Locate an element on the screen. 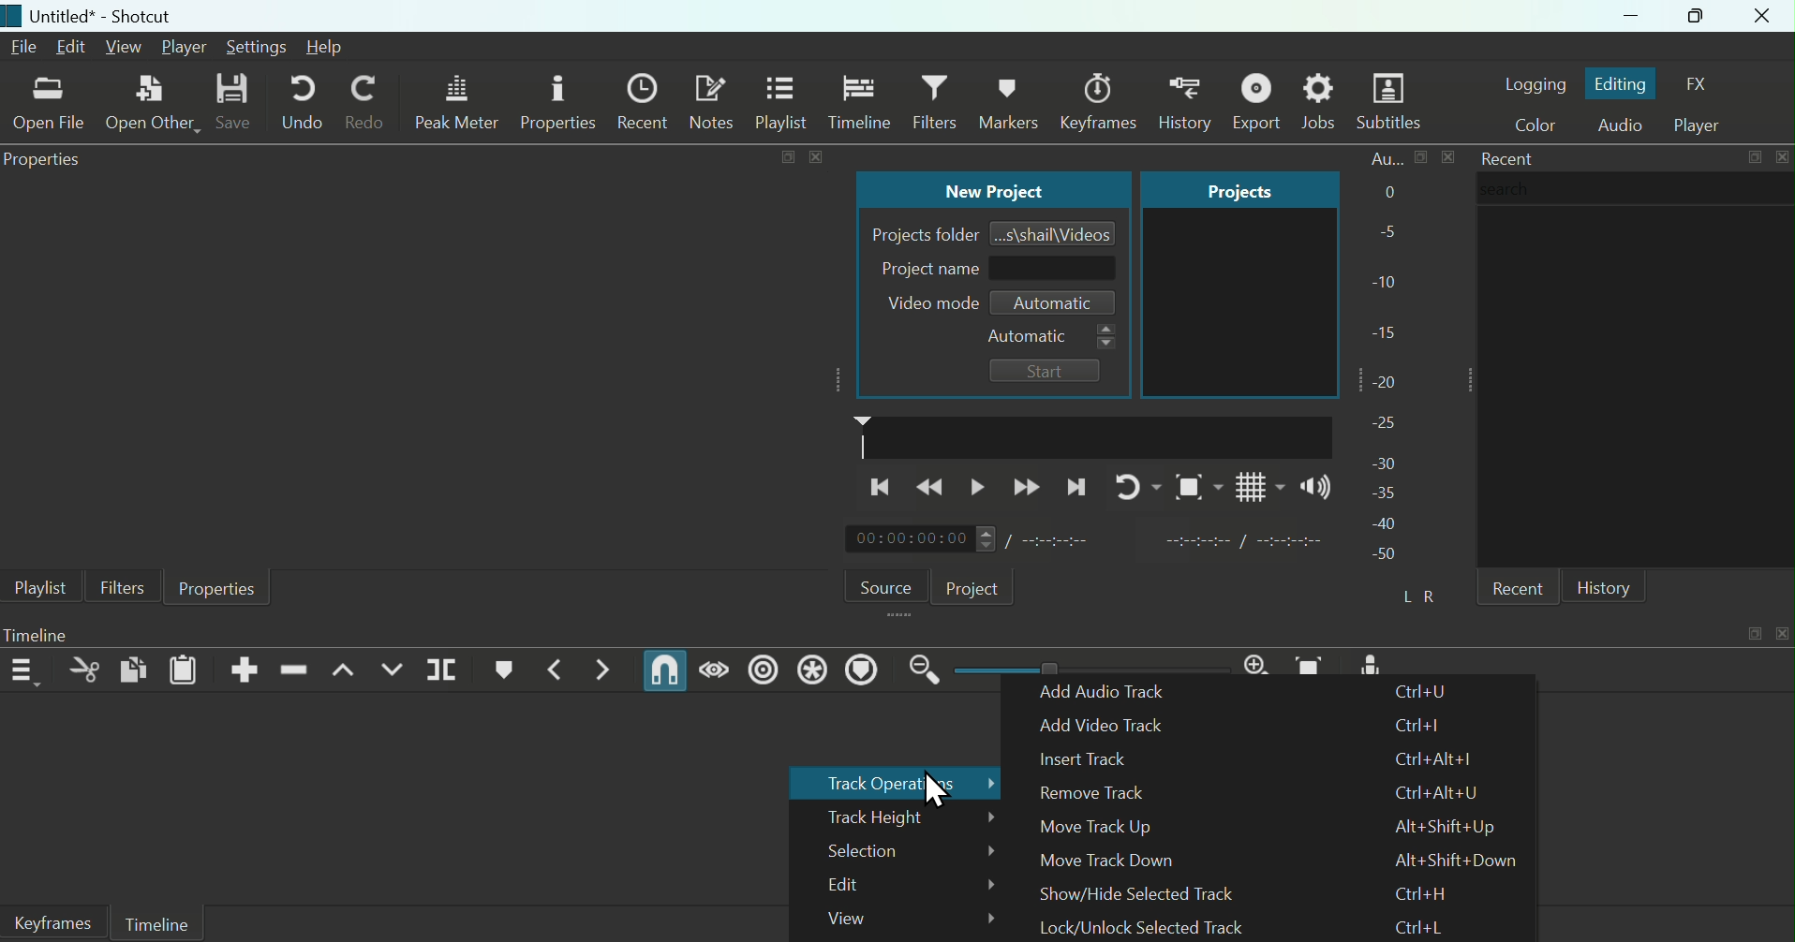  Filters is located at coordinates (937, 103).